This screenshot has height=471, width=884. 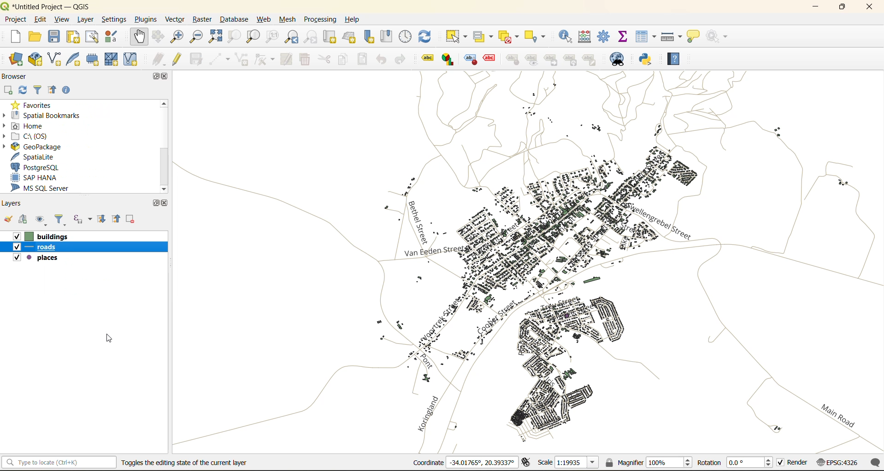 What do you see at coordinates (41, 220) in the screenshot?
I see `manage map` at bounding box center [41, 220].